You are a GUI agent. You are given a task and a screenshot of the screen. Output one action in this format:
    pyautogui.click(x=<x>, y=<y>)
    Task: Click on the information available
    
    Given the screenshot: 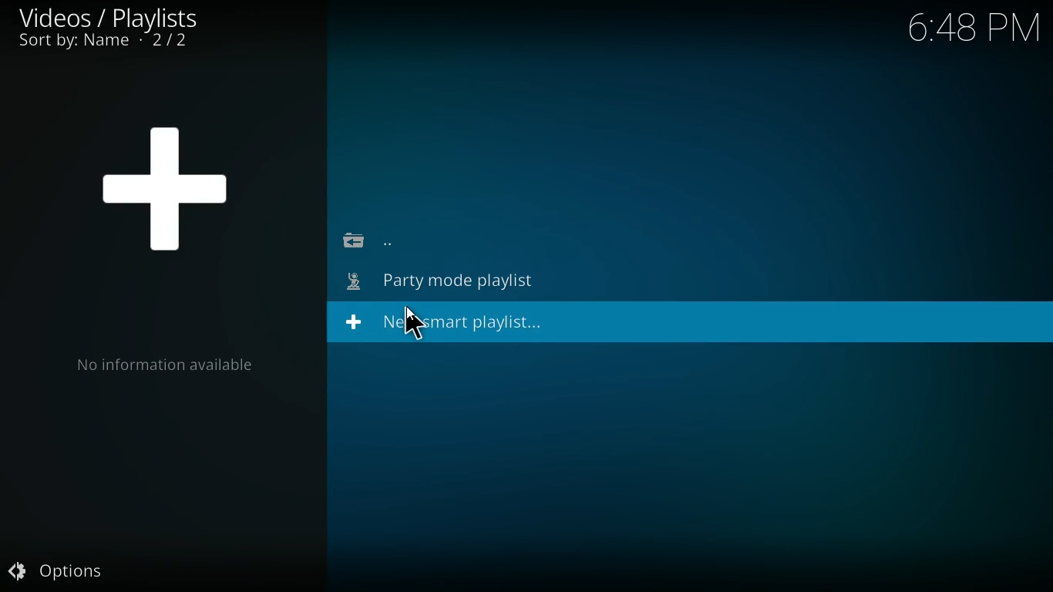 What is the action you would take?
    pyautogui.click(x=165, y=367)
    